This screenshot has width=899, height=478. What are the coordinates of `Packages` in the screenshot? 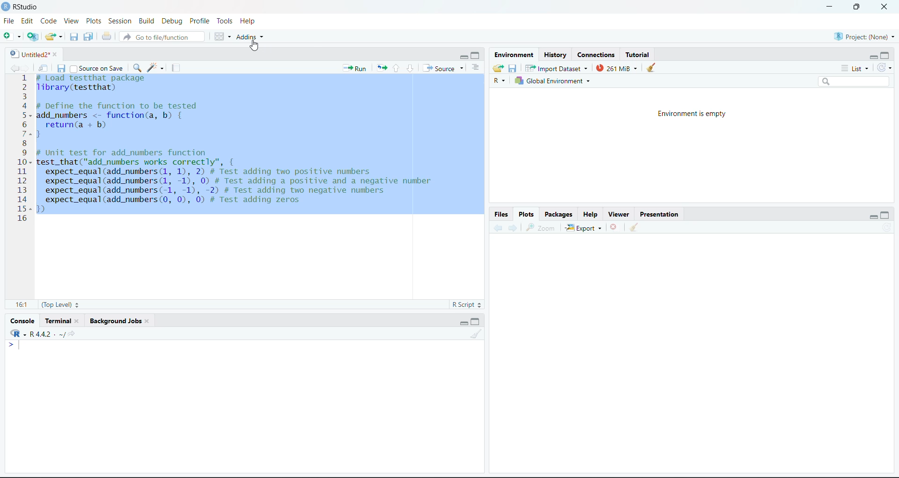 It's located at (559, 215).